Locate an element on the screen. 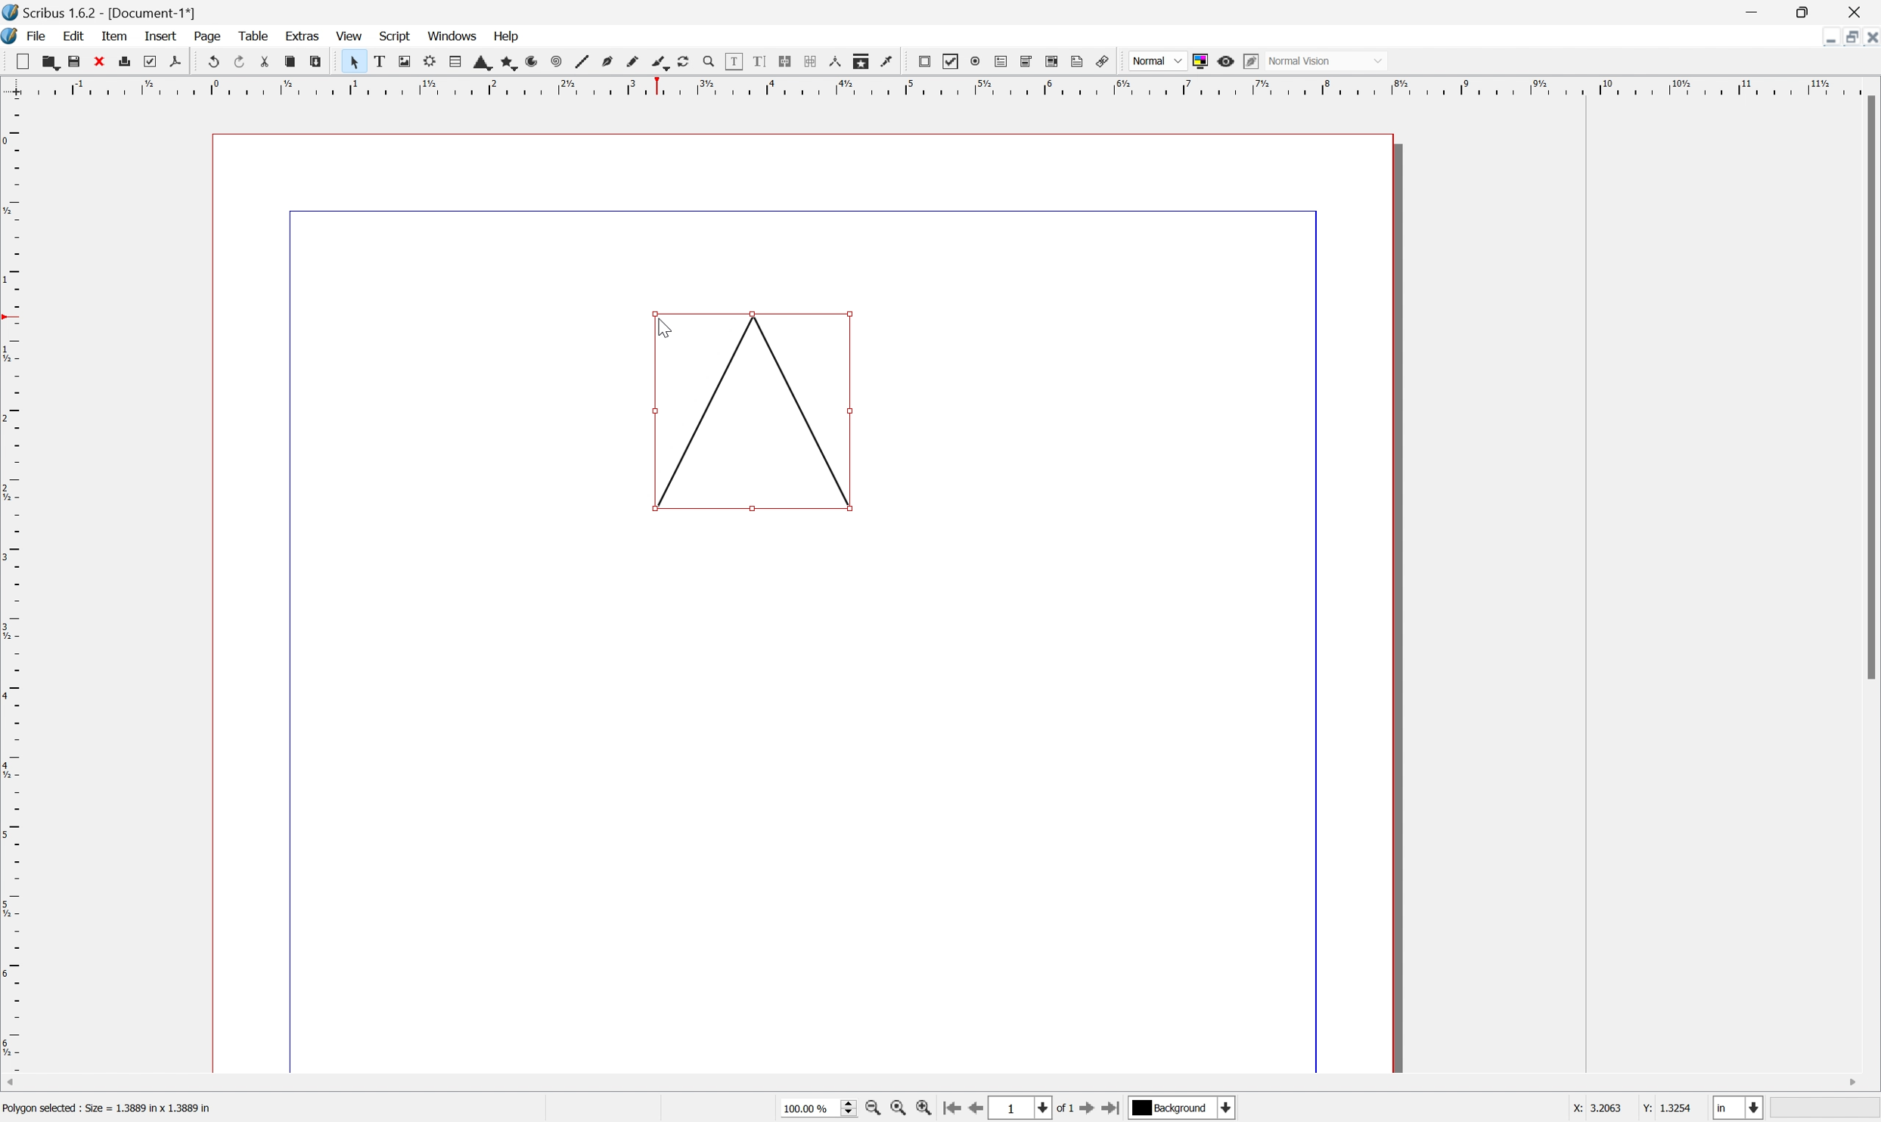  Normal Vision is located at coordinates (1324, 60).